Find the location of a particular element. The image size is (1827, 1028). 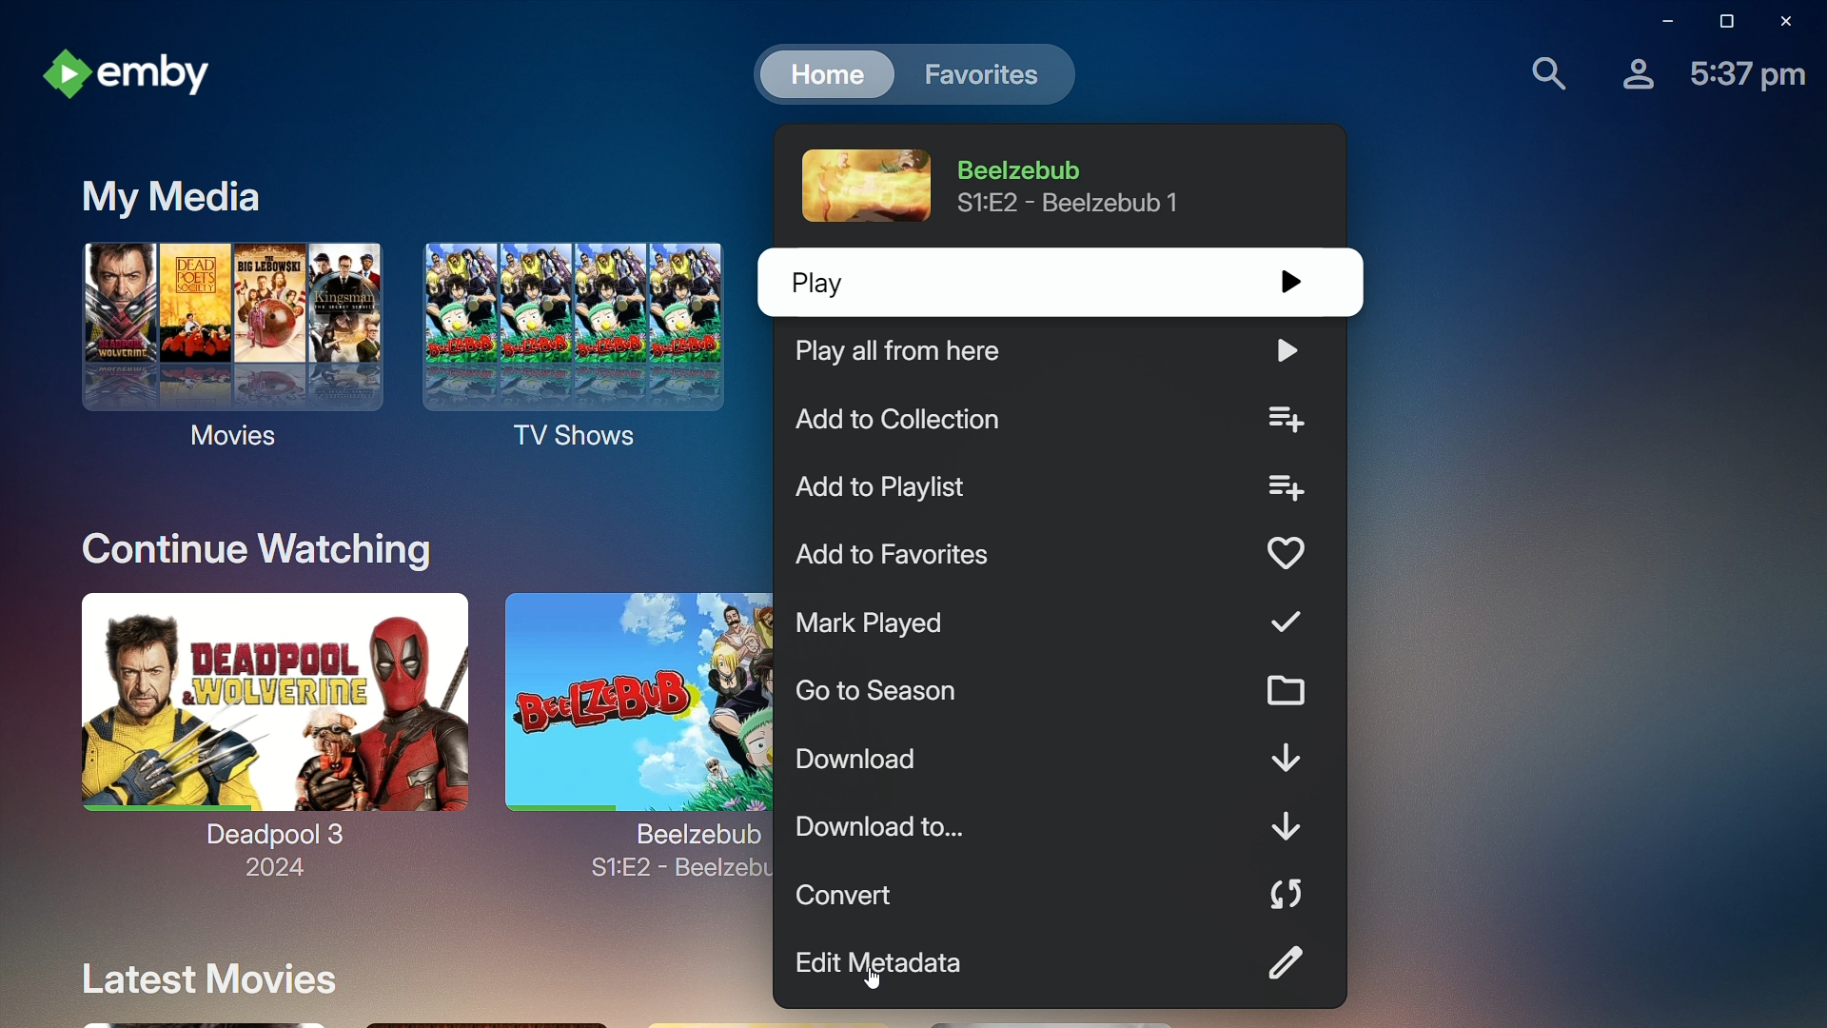

2024 is located at coordinates (264, 871).